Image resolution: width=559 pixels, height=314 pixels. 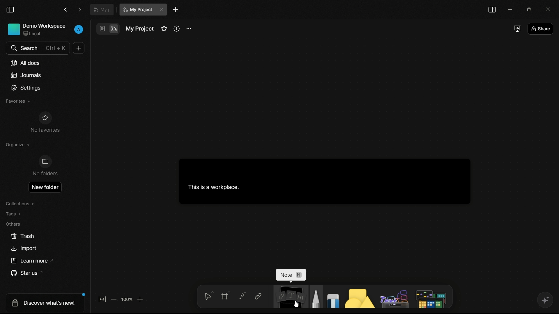 What do you see at coordinates (32, 261) in the screenshot?
I see `learn more` at bounding box center [32, 261].